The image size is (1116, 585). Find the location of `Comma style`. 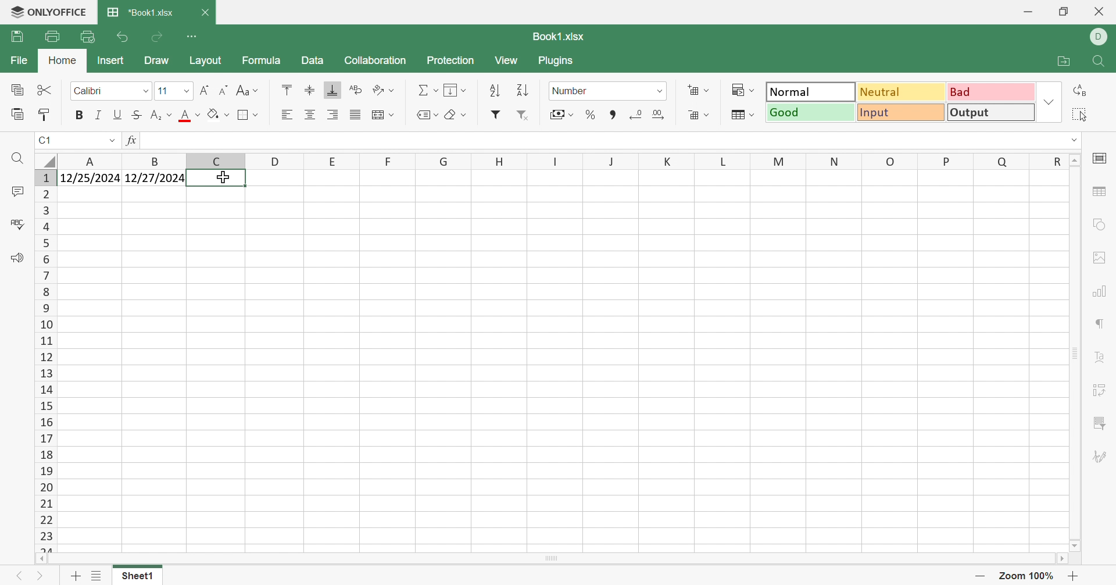

Comma style is located at coordinates (613, 115).